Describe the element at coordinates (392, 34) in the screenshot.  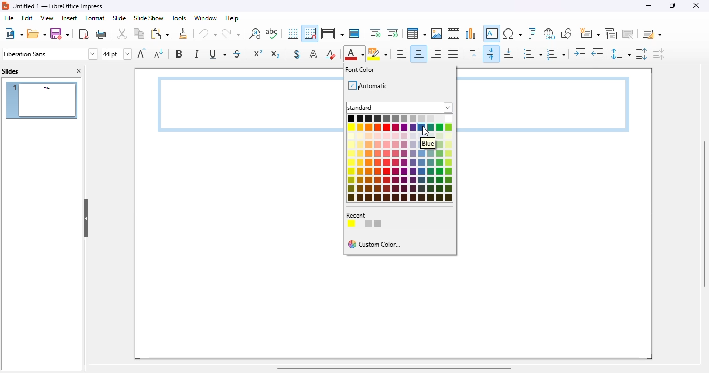
I see `start from current slide` at that location.